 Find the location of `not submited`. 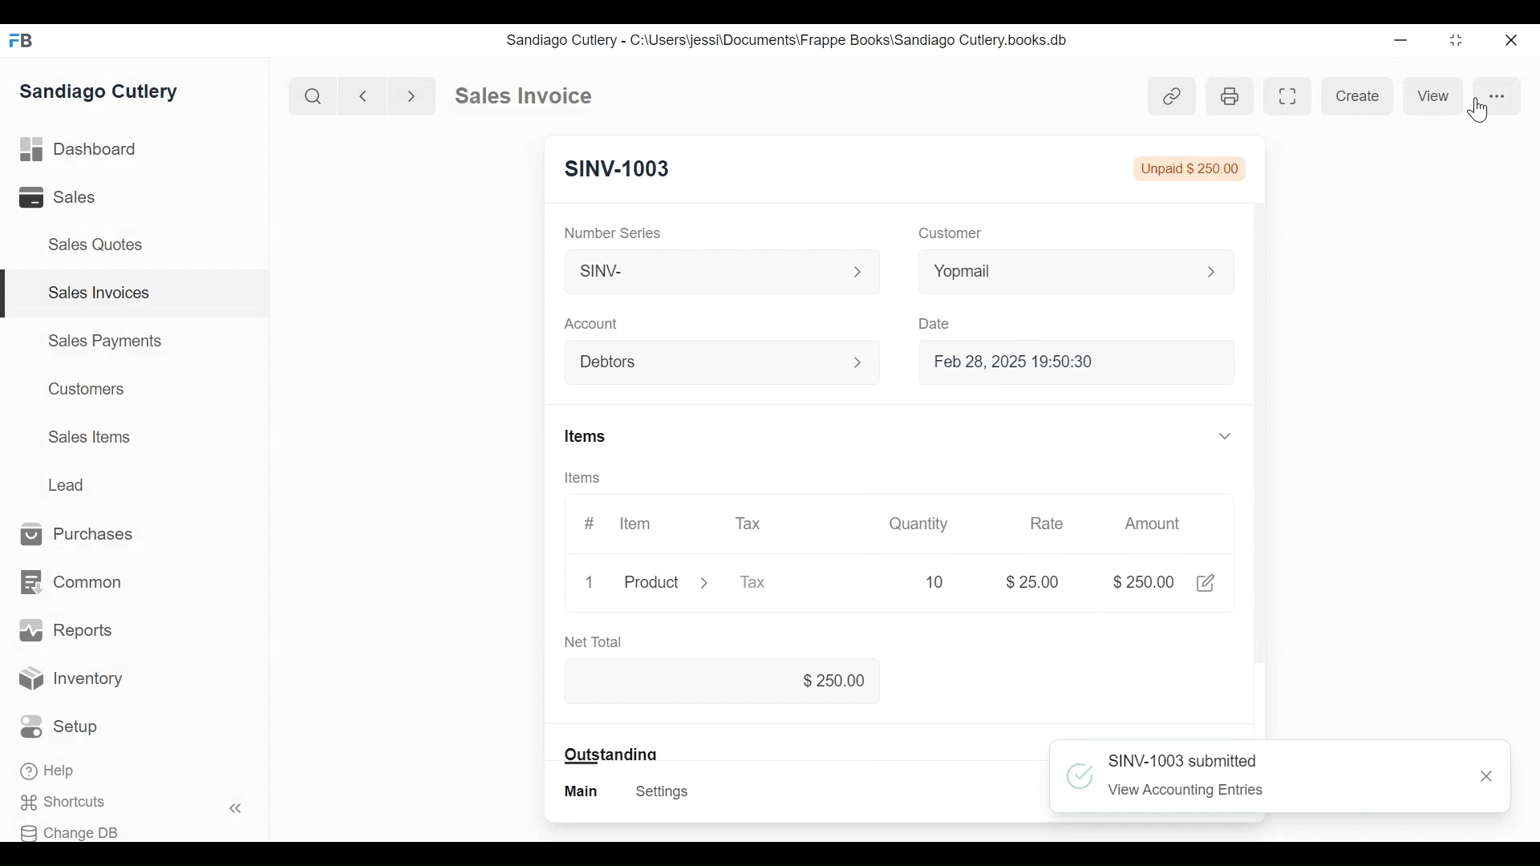

not submited is located at coordinates (1193, 168).